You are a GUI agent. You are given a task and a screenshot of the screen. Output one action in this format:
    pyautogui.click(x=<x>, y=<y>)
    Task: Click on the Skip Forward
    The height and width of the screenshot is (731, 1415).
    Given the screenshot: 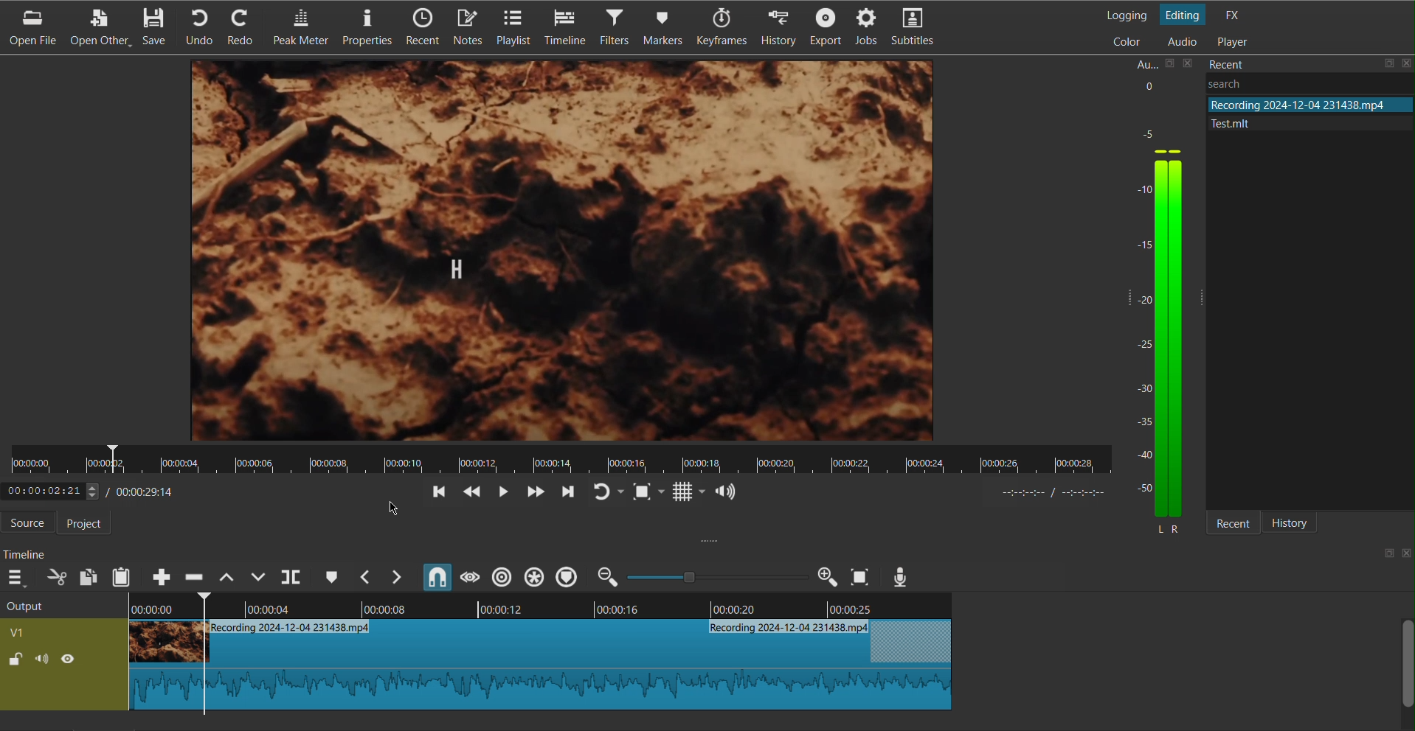 What is the action you would take?
    pyautogui.click(x=534, y=492)
    